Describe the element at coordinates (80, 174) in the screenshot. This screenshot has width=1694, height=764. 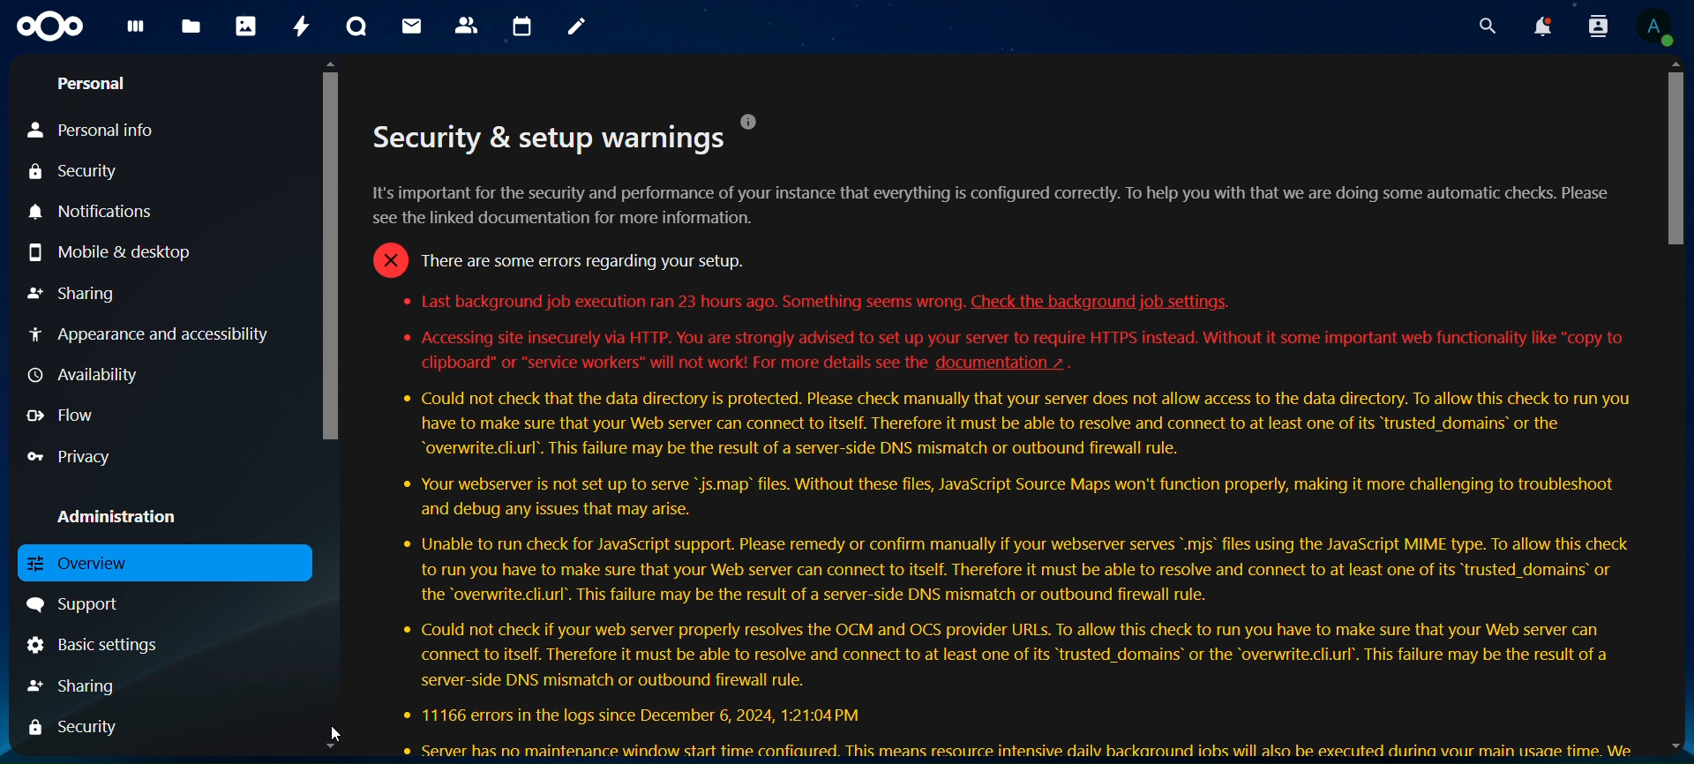
I see `security` at that location.